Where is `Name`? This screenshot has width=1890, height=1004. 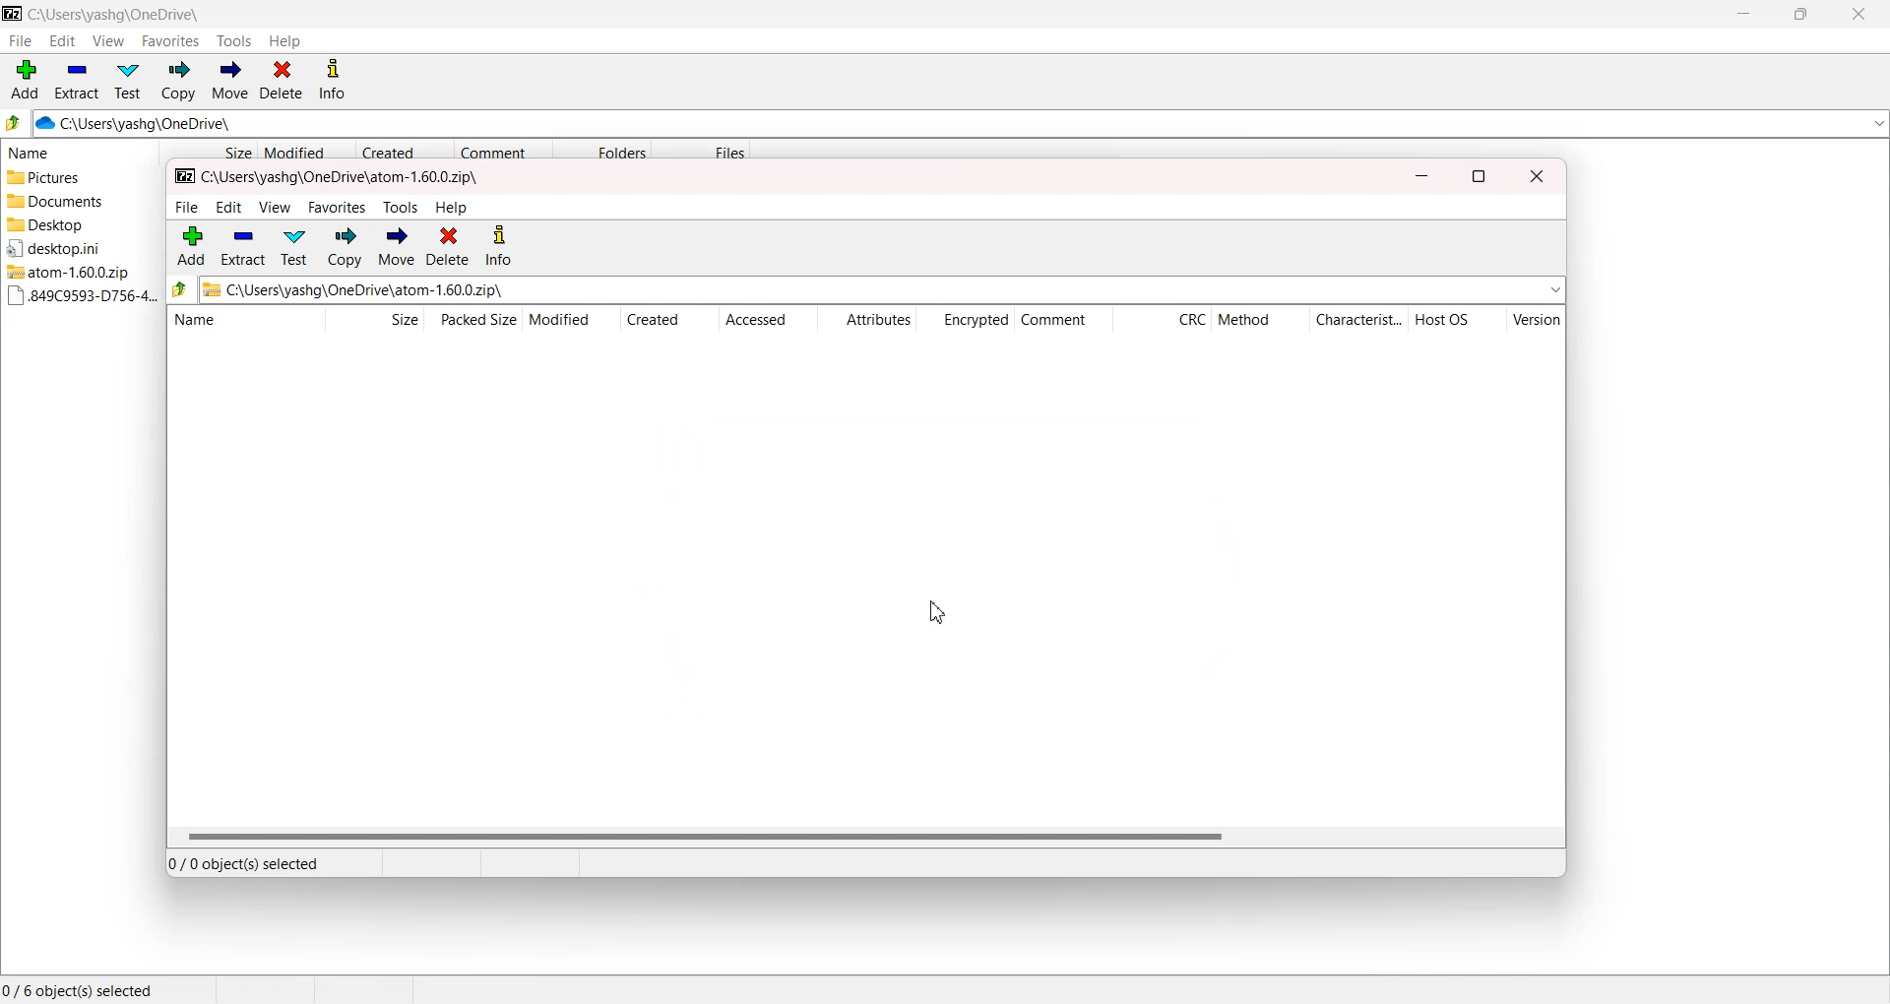
Name is located at coordinates (241, 318).